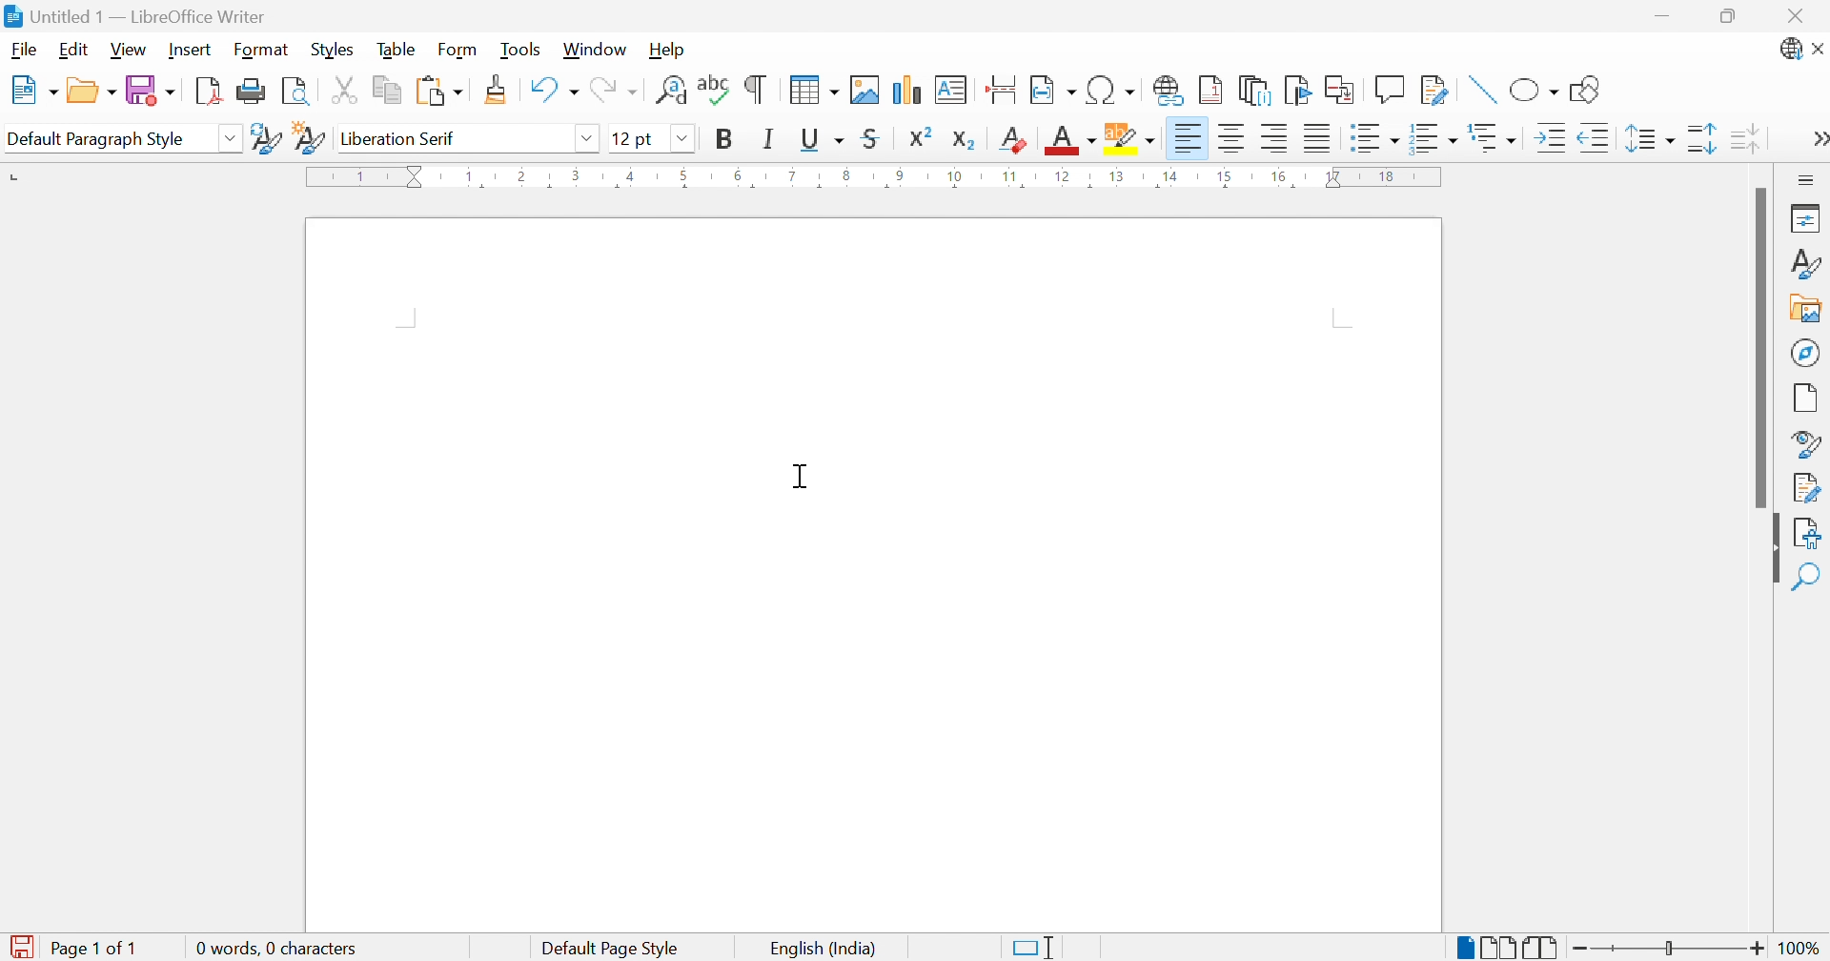  Describe the element at coordinates (1318, 136) in the screenshot. I see `Justified` at that location.